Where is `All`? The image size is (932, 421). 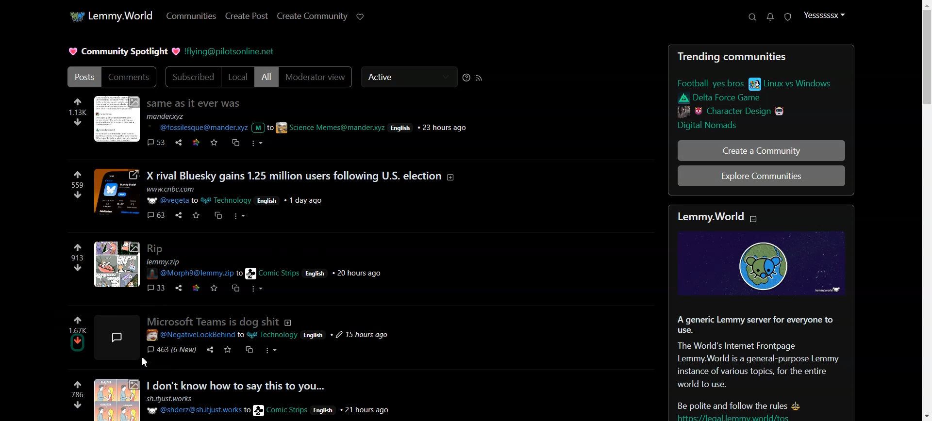
All is located at coordinates (266, 77).